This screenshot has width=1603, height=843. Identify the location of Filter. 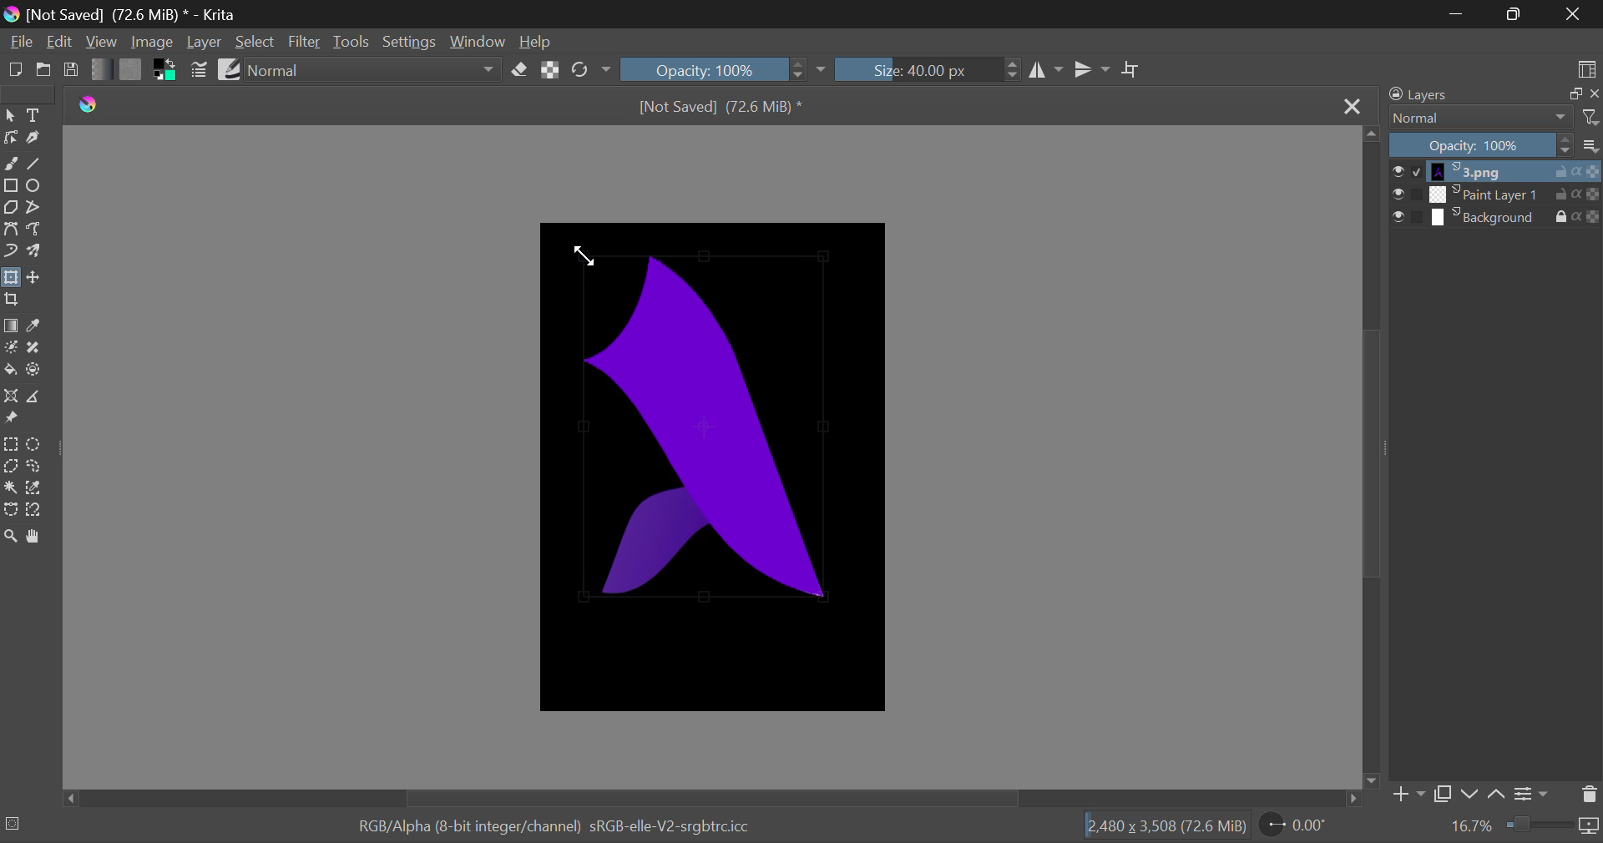
(306, 42).